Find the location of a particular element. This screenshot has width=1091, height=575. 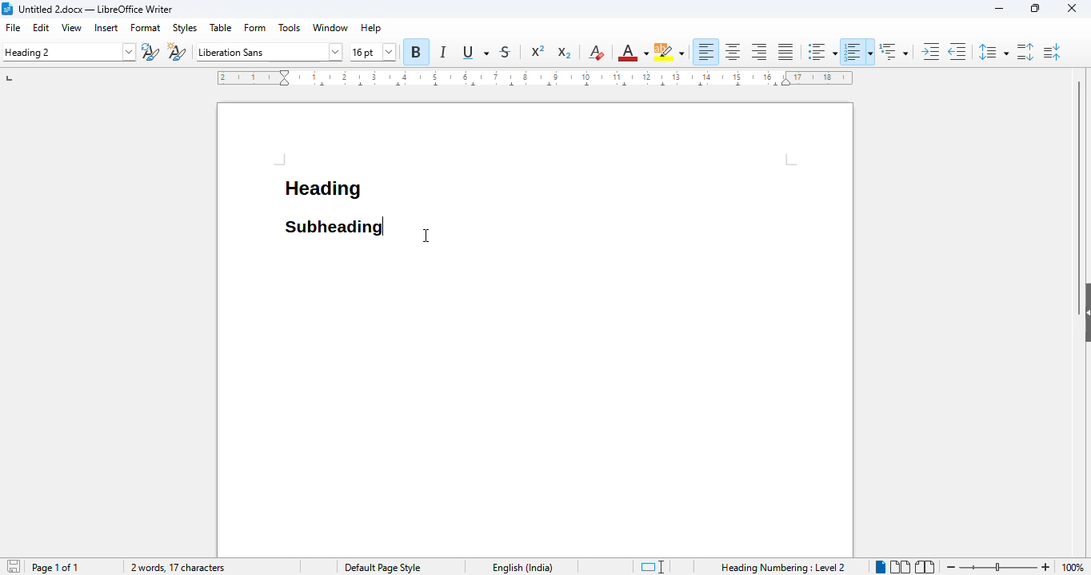

hotkey (Ctrl+Shift+S) pressed is located at coordinates (386, 226).